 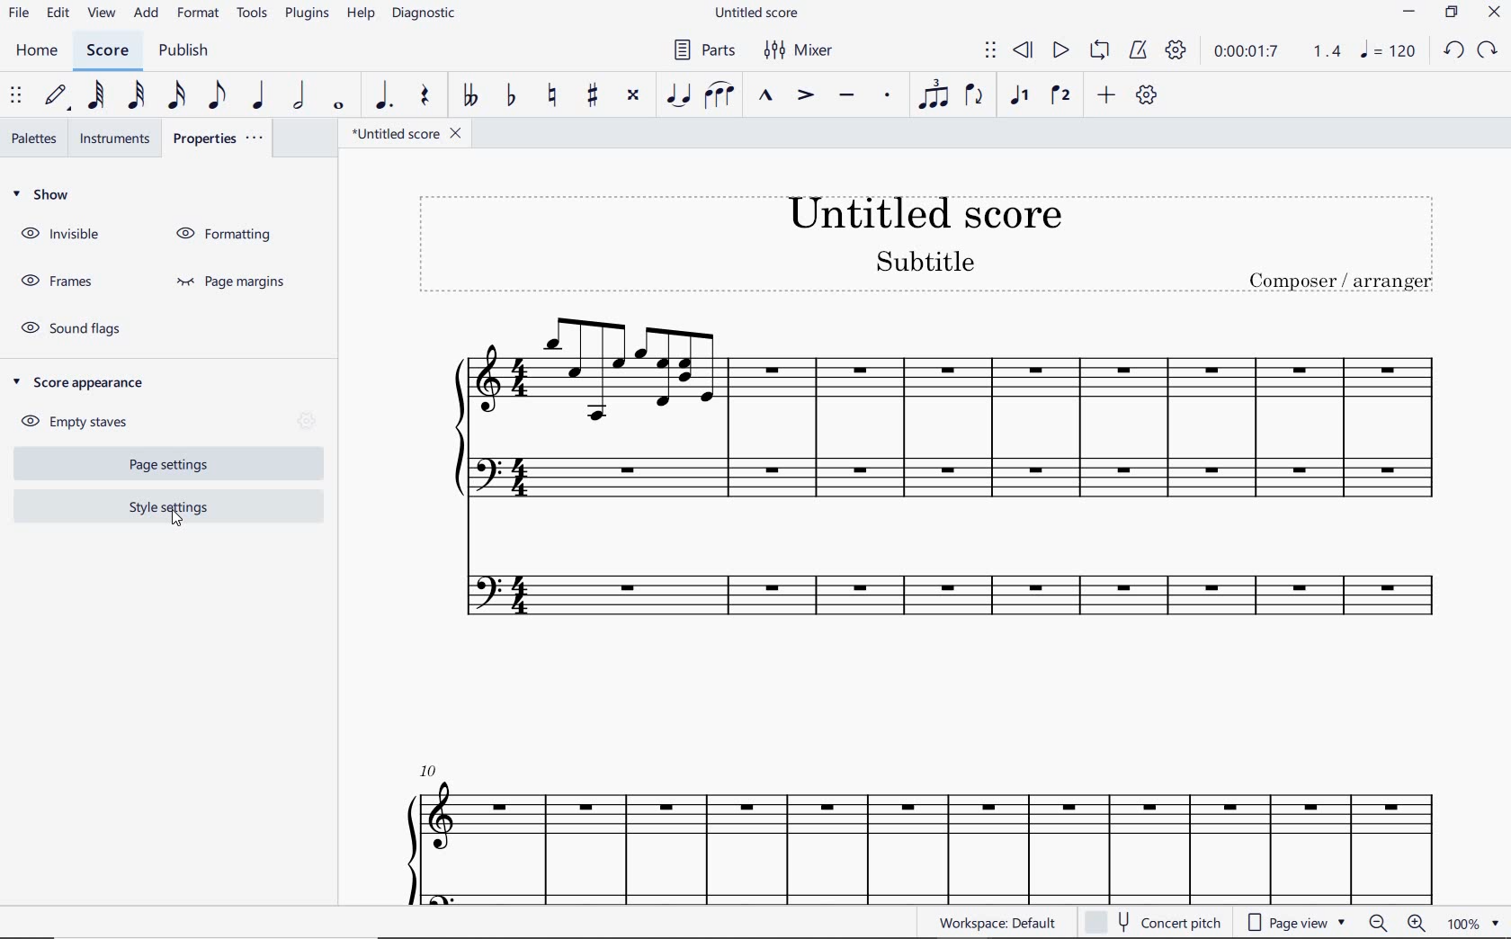 What do you see at coordinates (19, 13) in the screenshot?
I see `FILE` at bounding box center [19, 13].